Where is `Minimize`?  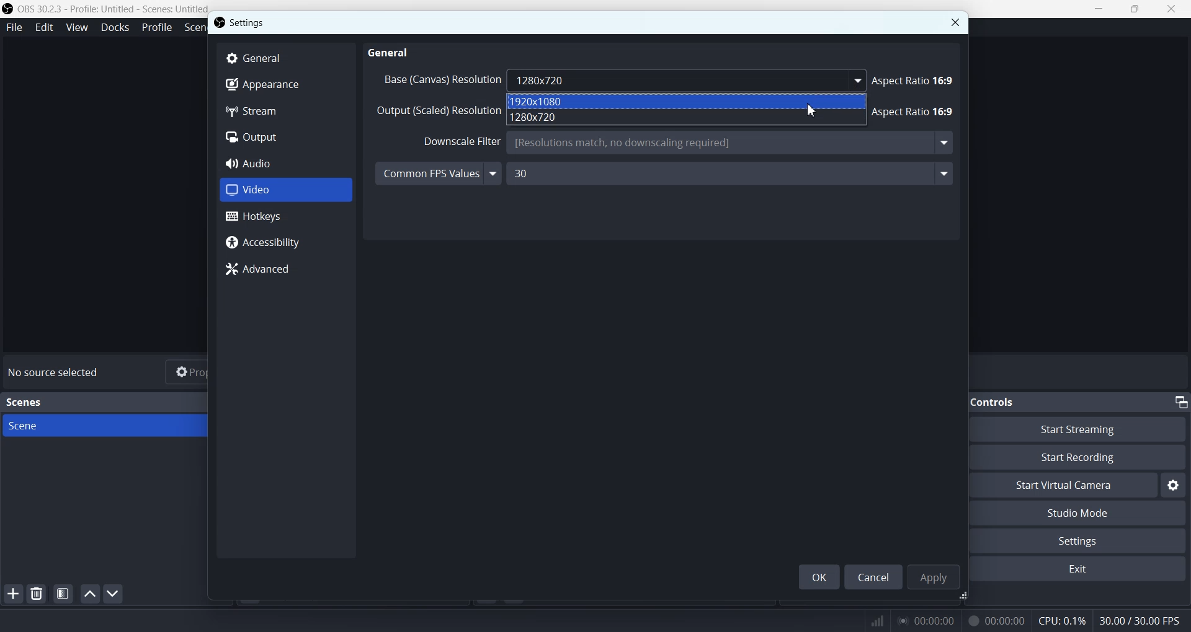 Minimize is located at coordinates (1181, 402).